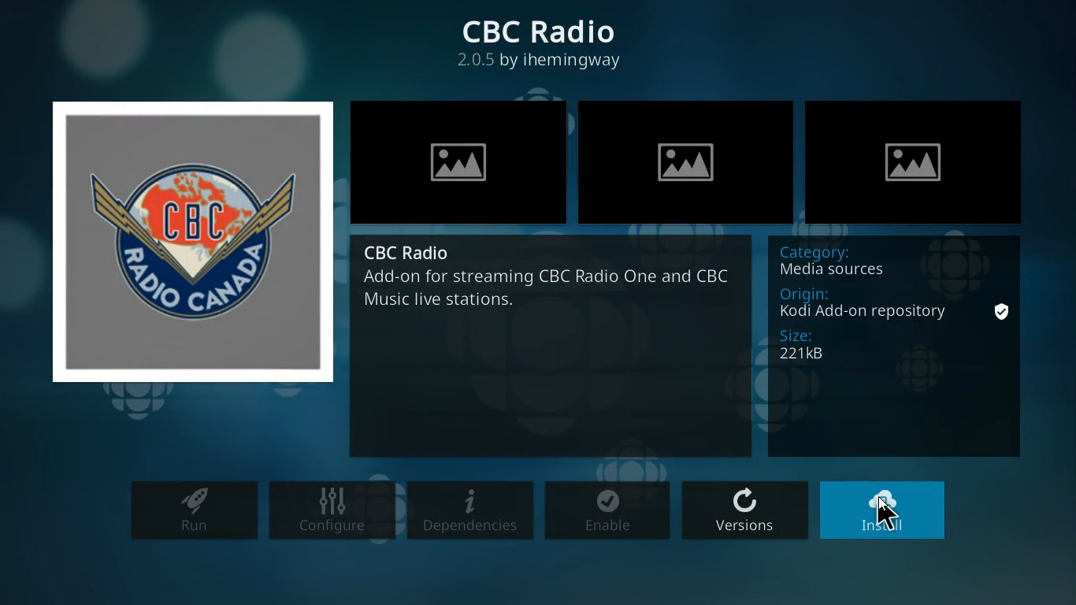 This screenshot has height=605, width=1076. What do you see at coordinates (920, 158) in the screenshot?
I see `pictures` at bounding box center [920, 158].